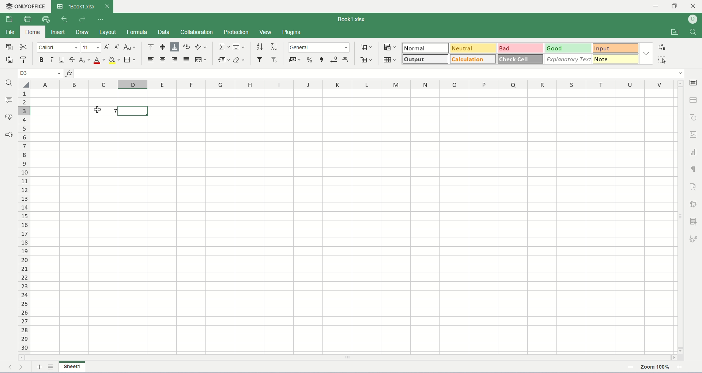 The height and width of the screenshot is (373, 702). What do you see at coordinates (694, 168) in the screenshot?
I see `paragraph settings` at bounding box center [694, 168].